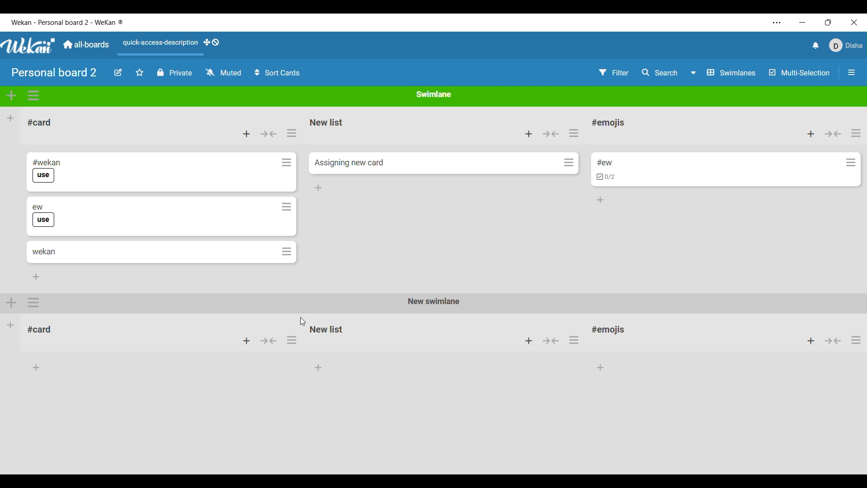 The image size is (867, 488). Describe the element at coordinates (723, 73) in the screenshot. I see `Board view options` at that location.